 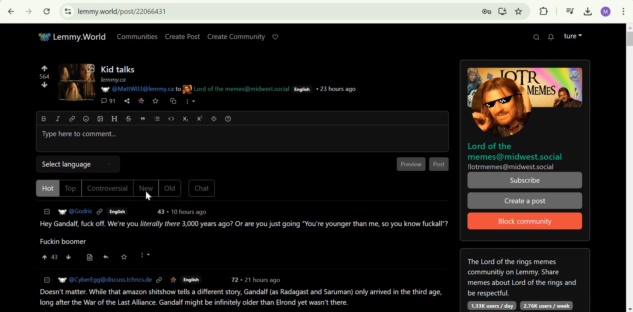 What do you see at coordinates (69, 256) in the screenshot?
I see `downvote` at bounding box center [69, 256].